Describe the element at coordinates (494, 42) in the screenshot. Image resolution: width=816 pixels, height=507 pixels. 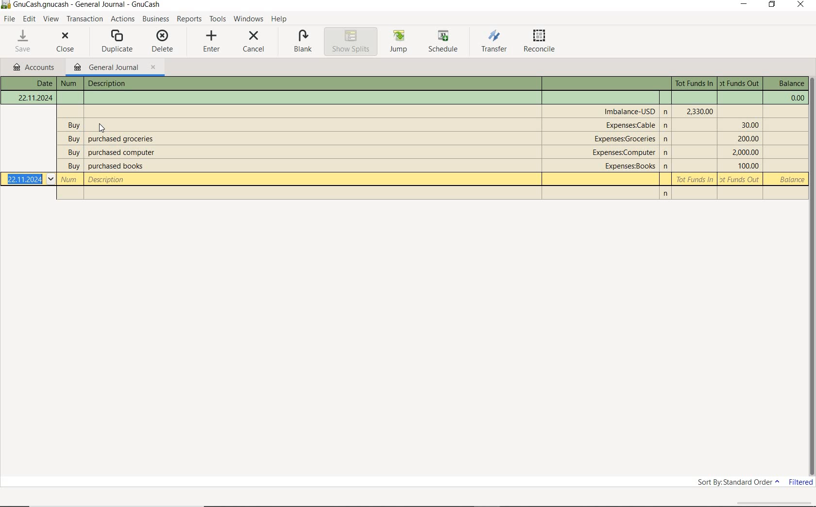
I see `transfer` at that location.